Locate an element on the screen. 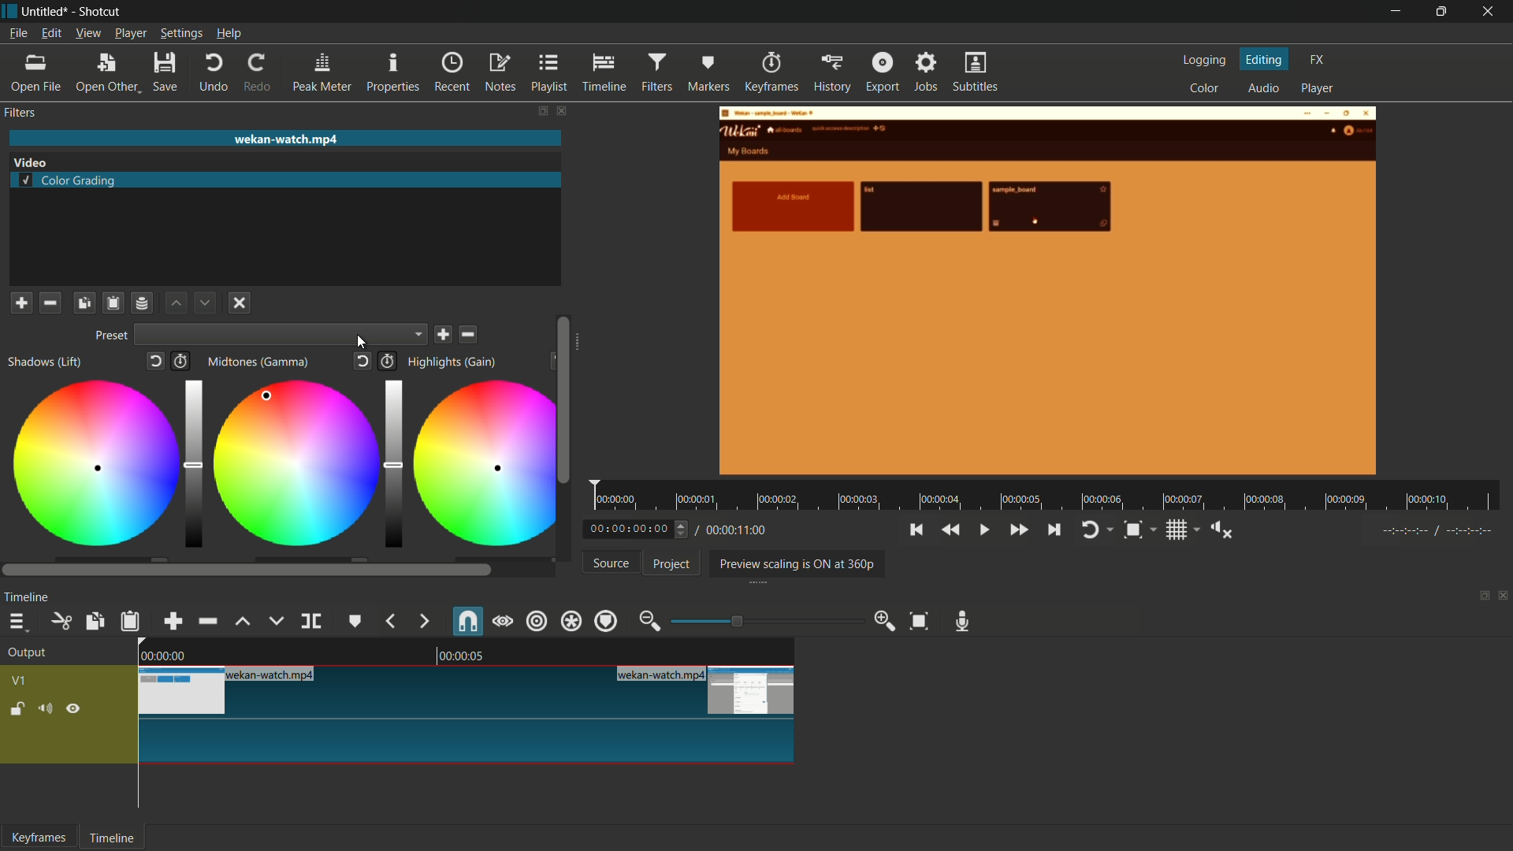  mute is located at coordinates (50, 710).